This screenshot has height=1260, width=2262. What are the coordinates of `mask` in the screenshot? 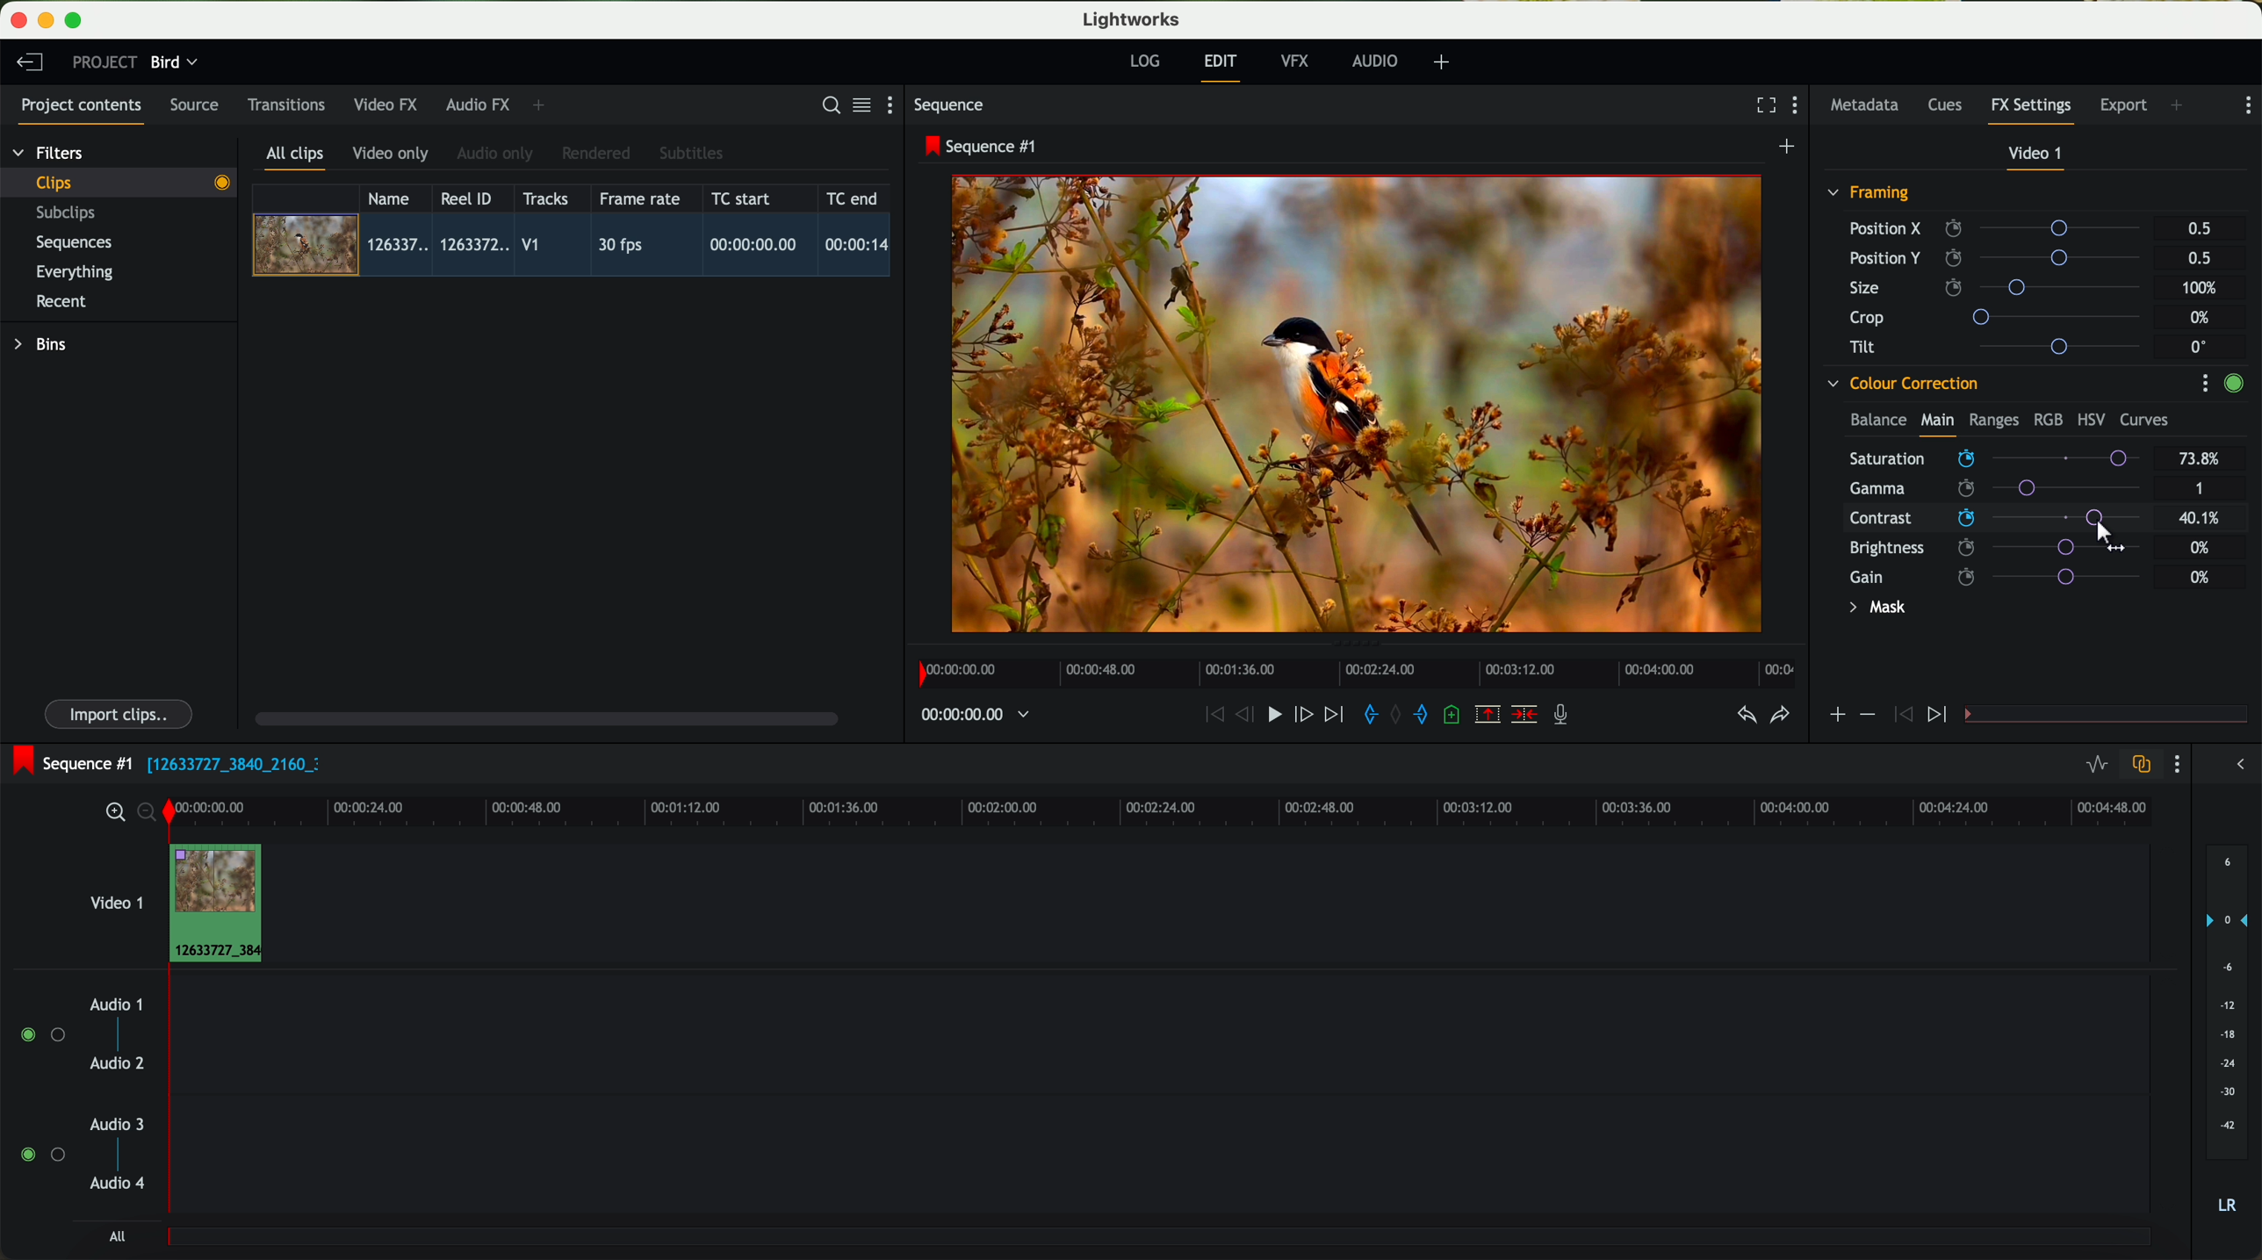 It's located at (1874, 609).